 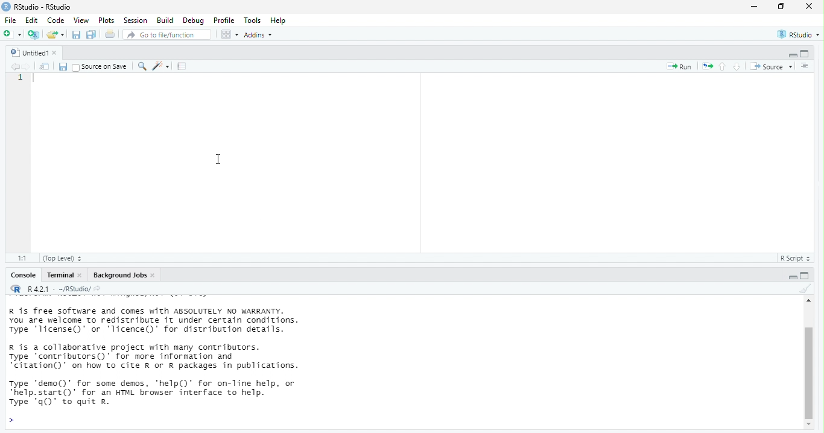 I want to click on save all documents, so click(x=92, y=34).